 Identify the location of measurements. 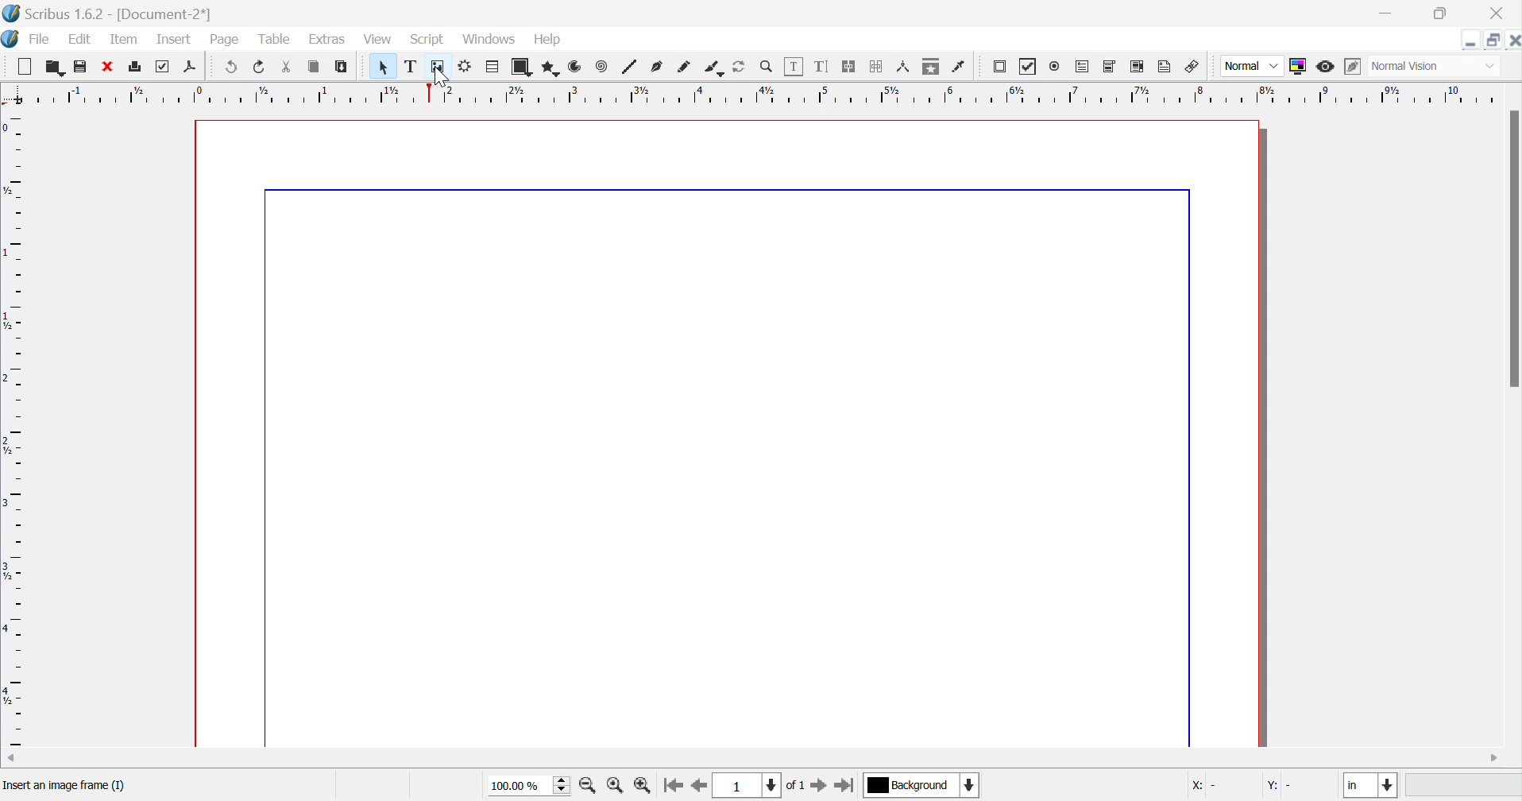
(903, 67).